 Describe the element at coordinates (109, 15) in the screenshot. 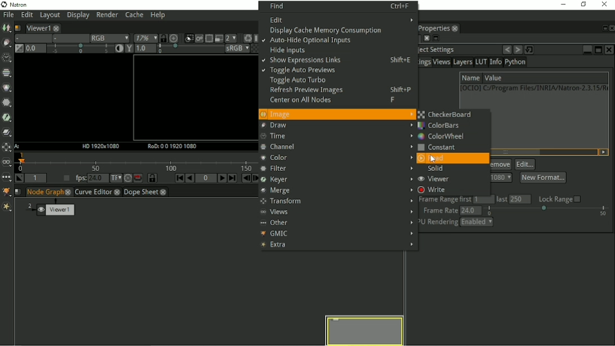

I see `Render` at that location.